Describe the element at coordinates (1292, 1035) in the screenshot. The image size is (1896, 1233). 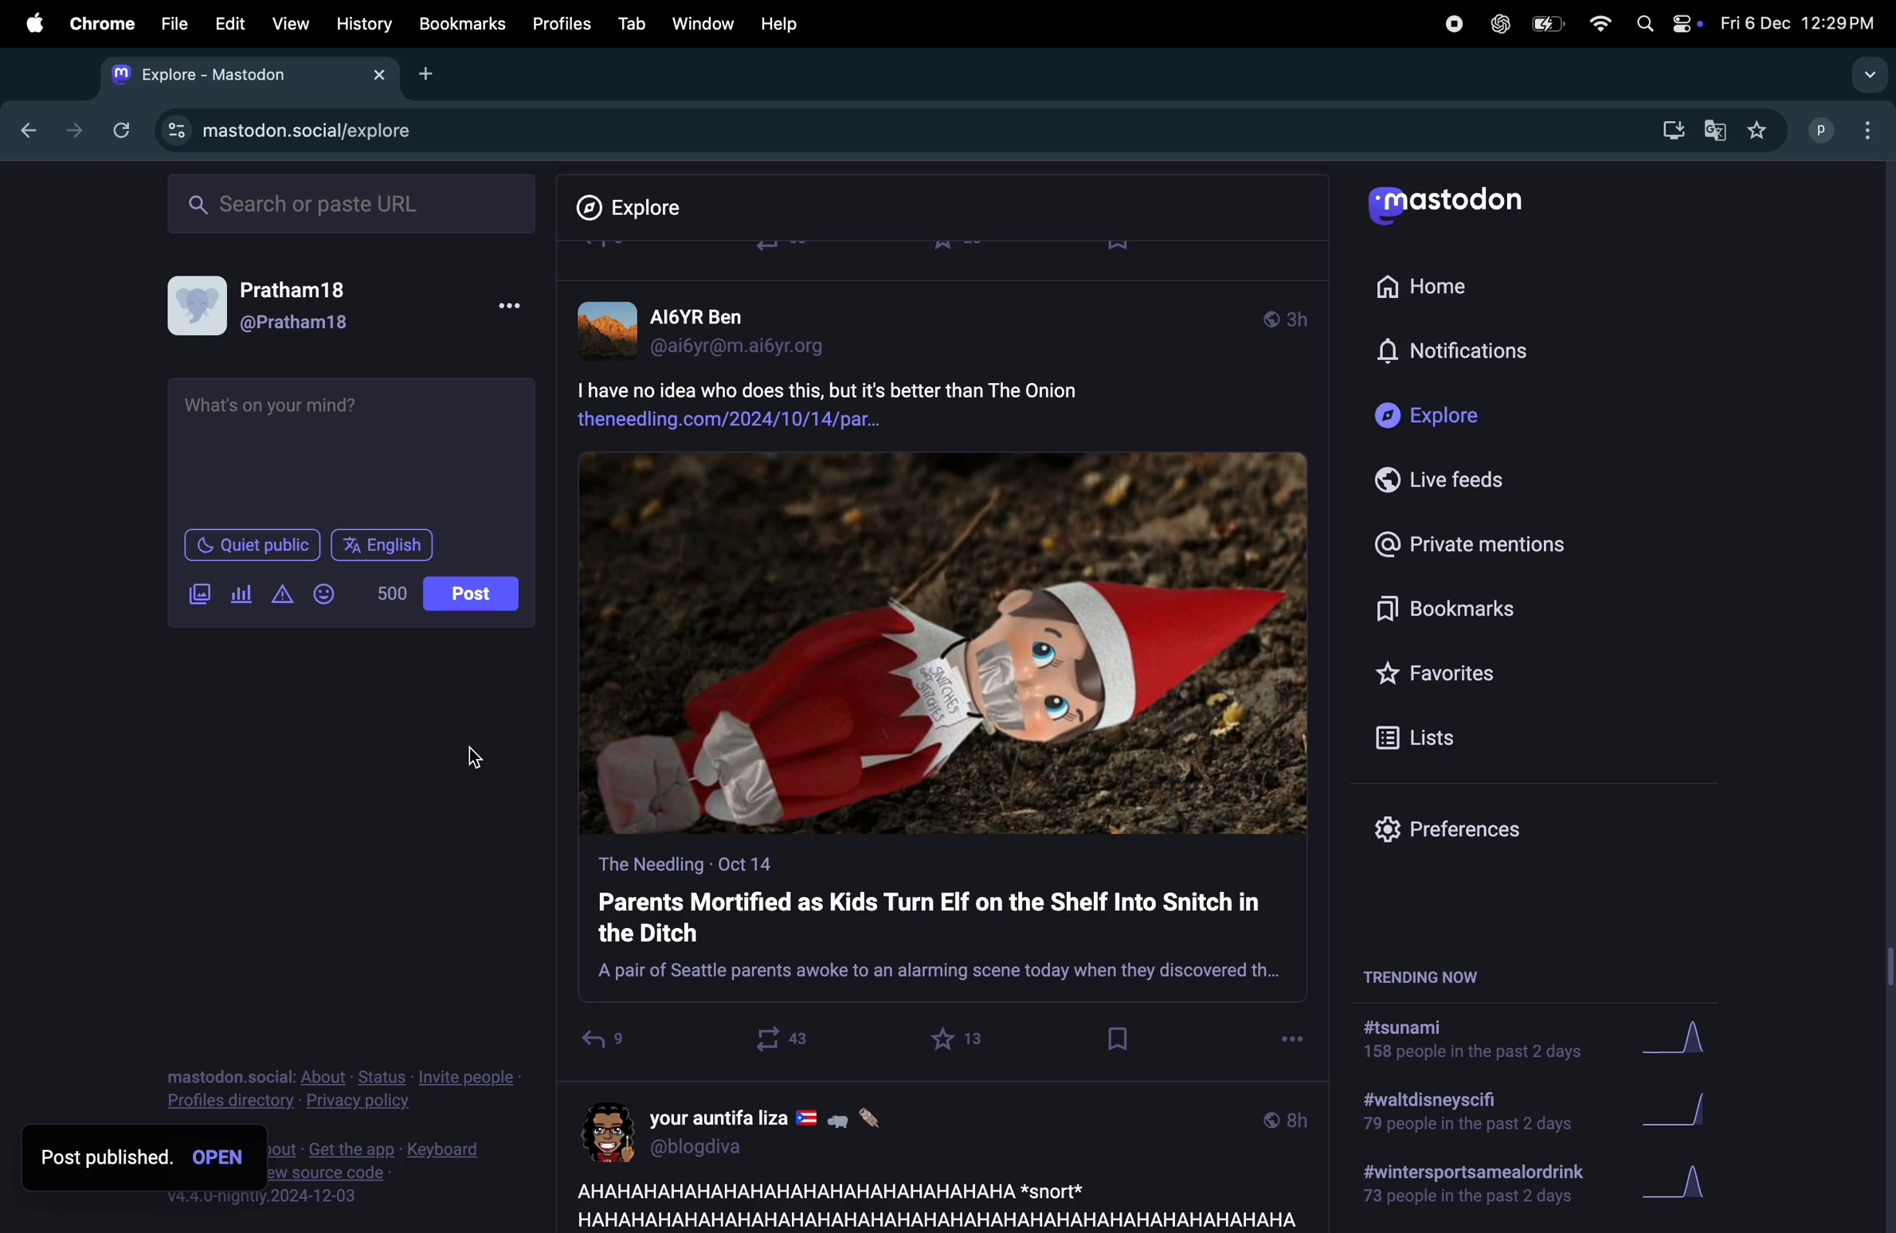
I see `options` at that location.